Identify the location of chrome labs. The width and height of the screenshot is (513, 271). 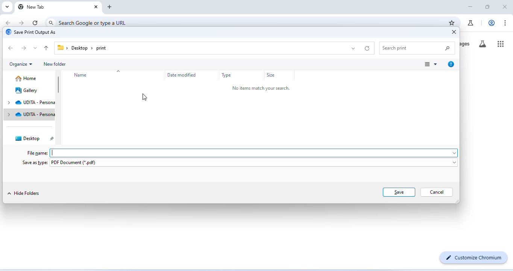
(471, 23).